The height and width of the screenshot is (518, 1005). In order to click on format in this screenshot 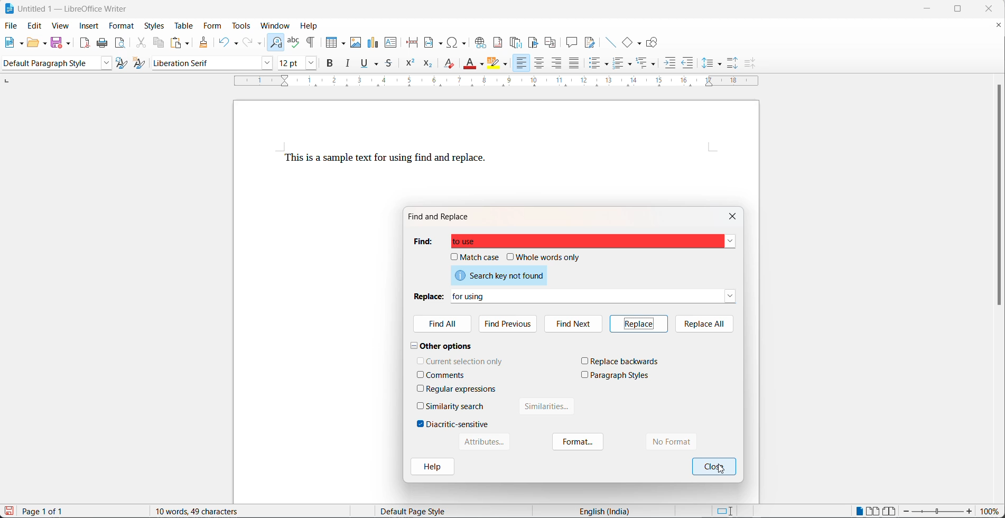, I will do `click(579, 442)`.